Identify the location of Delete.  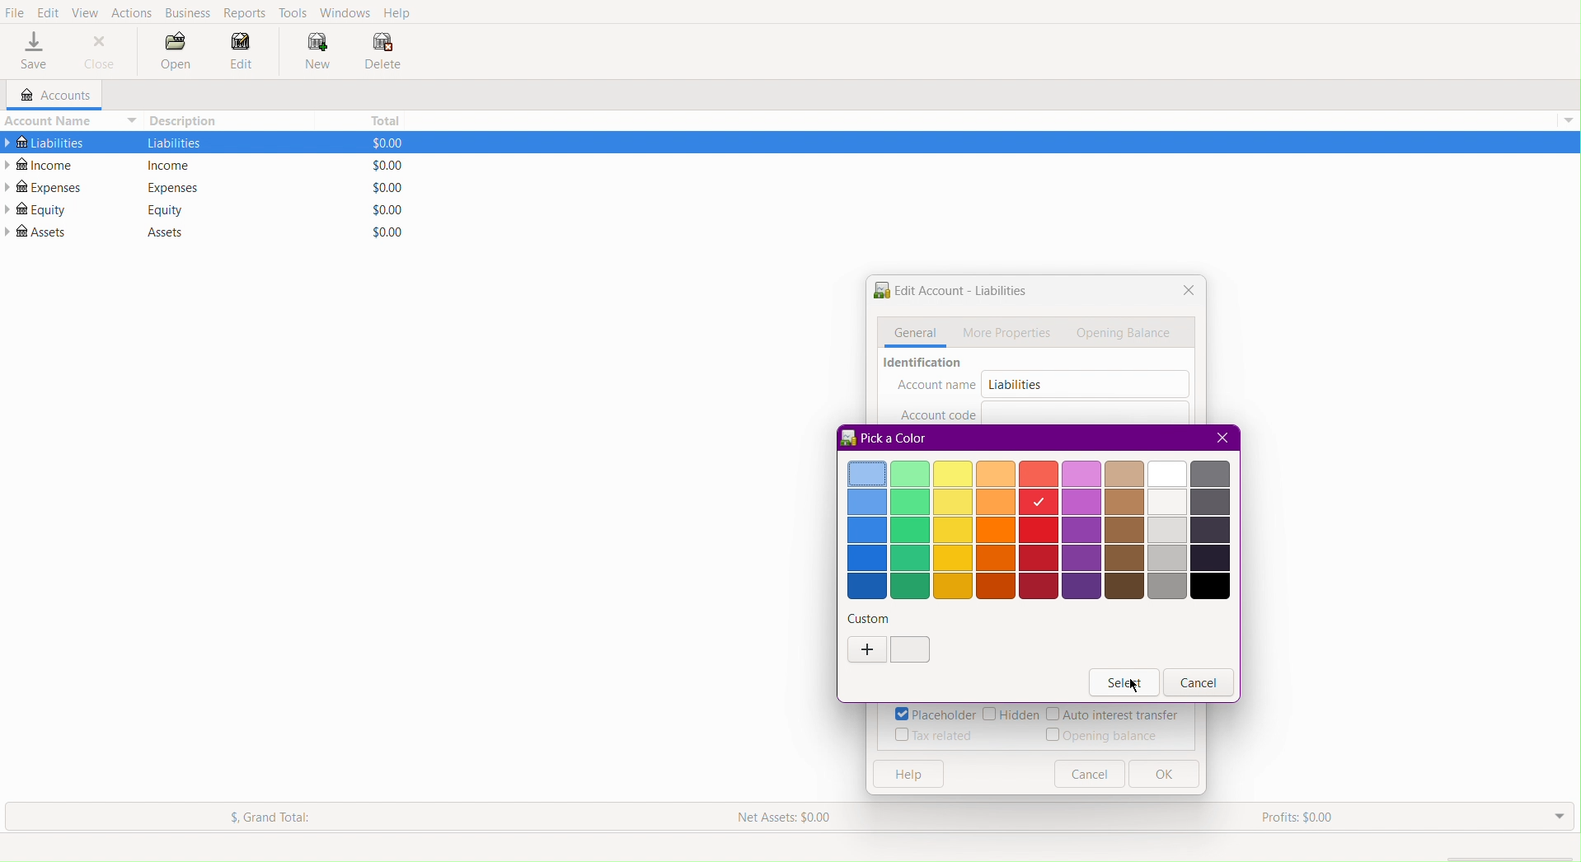
(382, 53).